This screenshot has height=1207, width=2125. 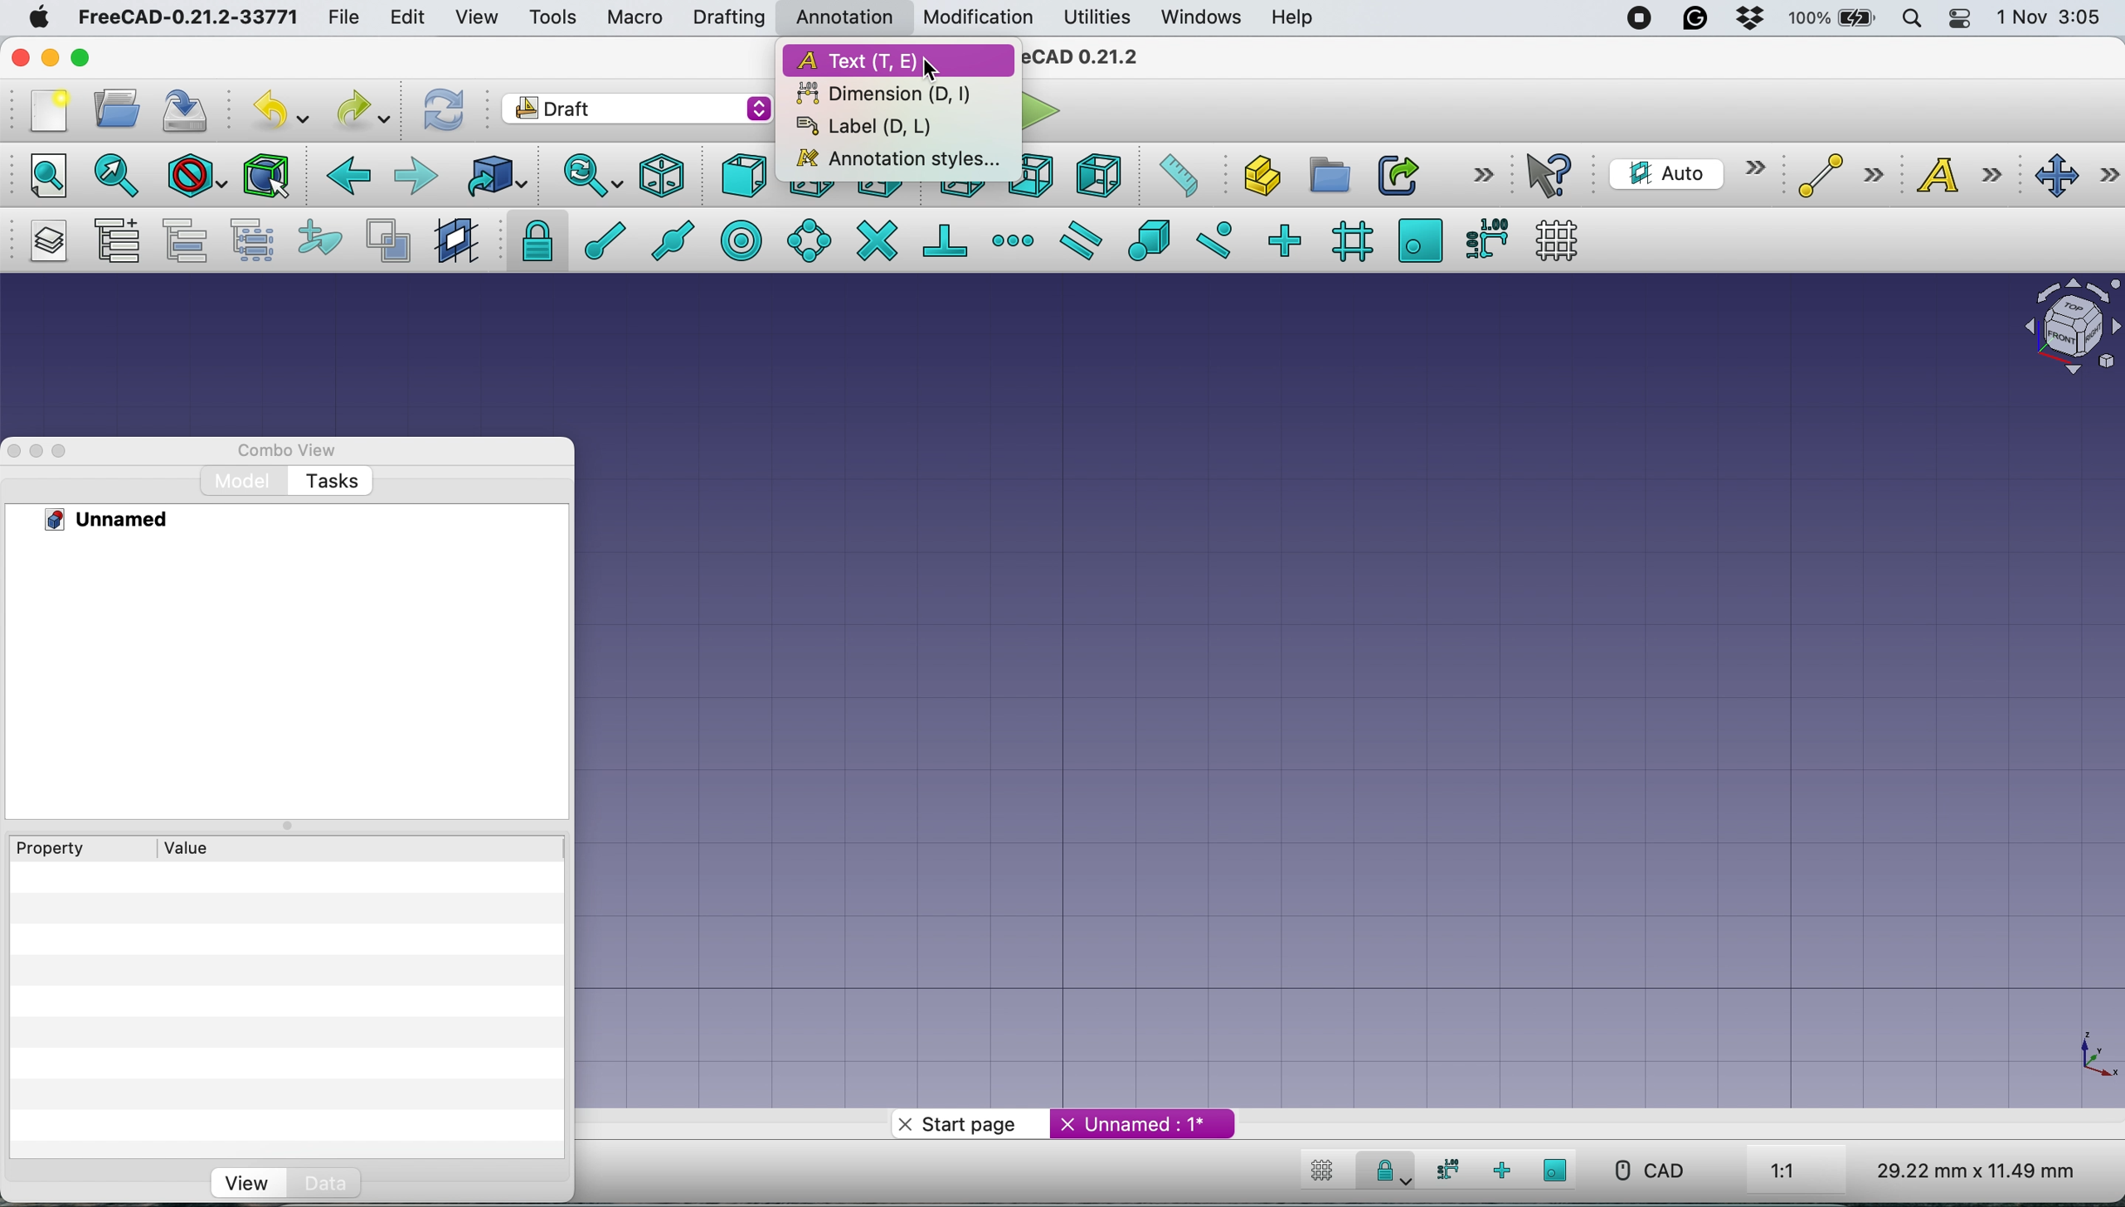 I want to click on snap special, so click(x=1150, y=240).